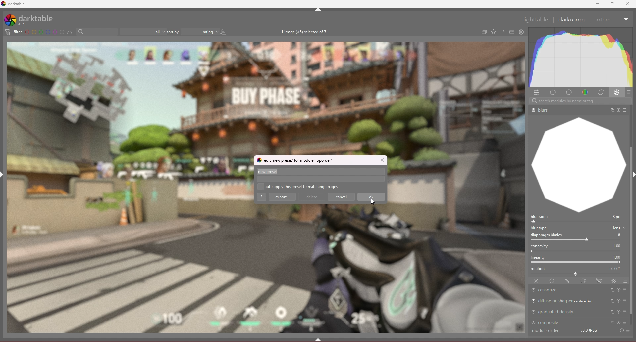 This screenshot has width=636, height=342. What do you see at coordinates (588, 331) in the screenshot?
I see `` at bounding box center [588, 331].